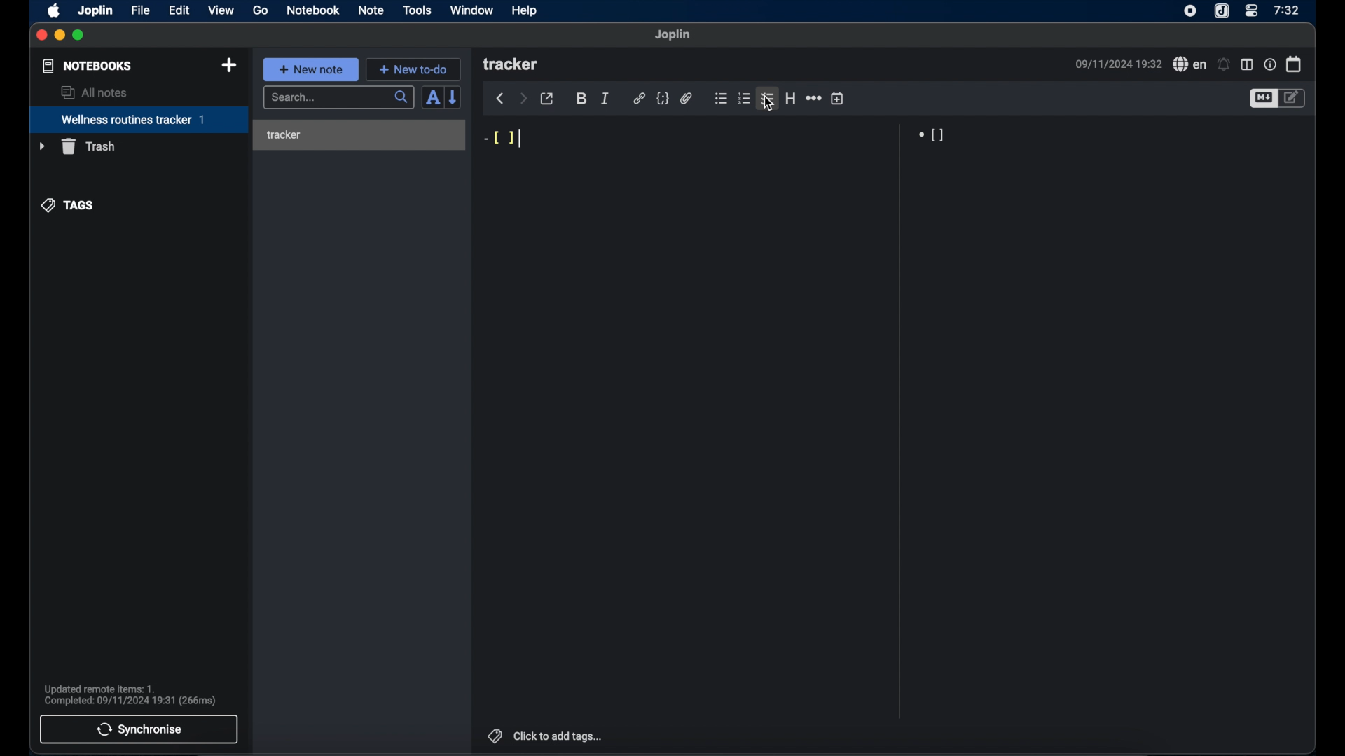 This screenshot has height=756, width=1345. I want to click on tags, so click(492, 734).